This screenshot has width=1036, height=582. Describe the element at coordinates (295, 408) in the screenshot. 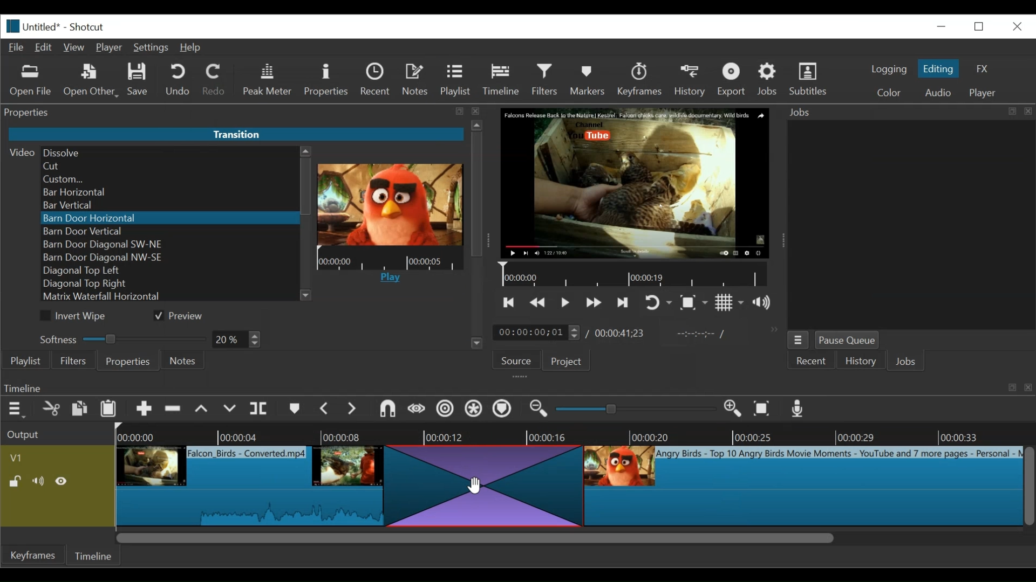

I see `Markers` at that location.